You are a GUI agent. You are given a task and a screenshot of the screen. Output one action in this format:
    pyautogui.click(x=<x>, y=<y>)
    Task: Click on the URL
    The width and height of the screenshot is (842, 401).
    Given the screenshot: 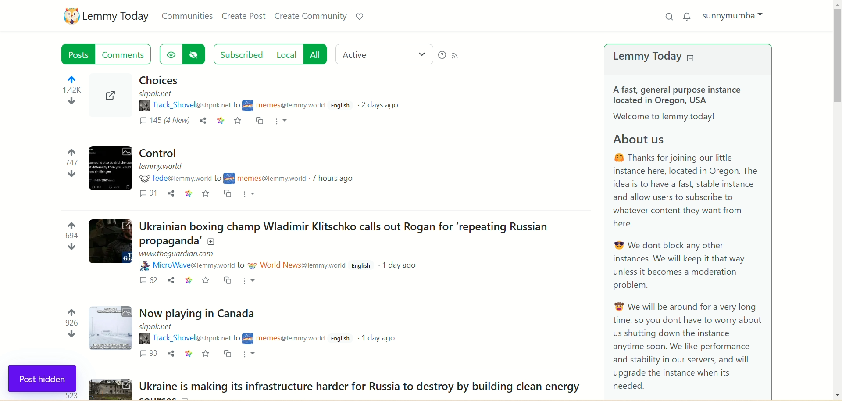 What is the action you would take?
    pyautogui.click(x=162, y=167)
    